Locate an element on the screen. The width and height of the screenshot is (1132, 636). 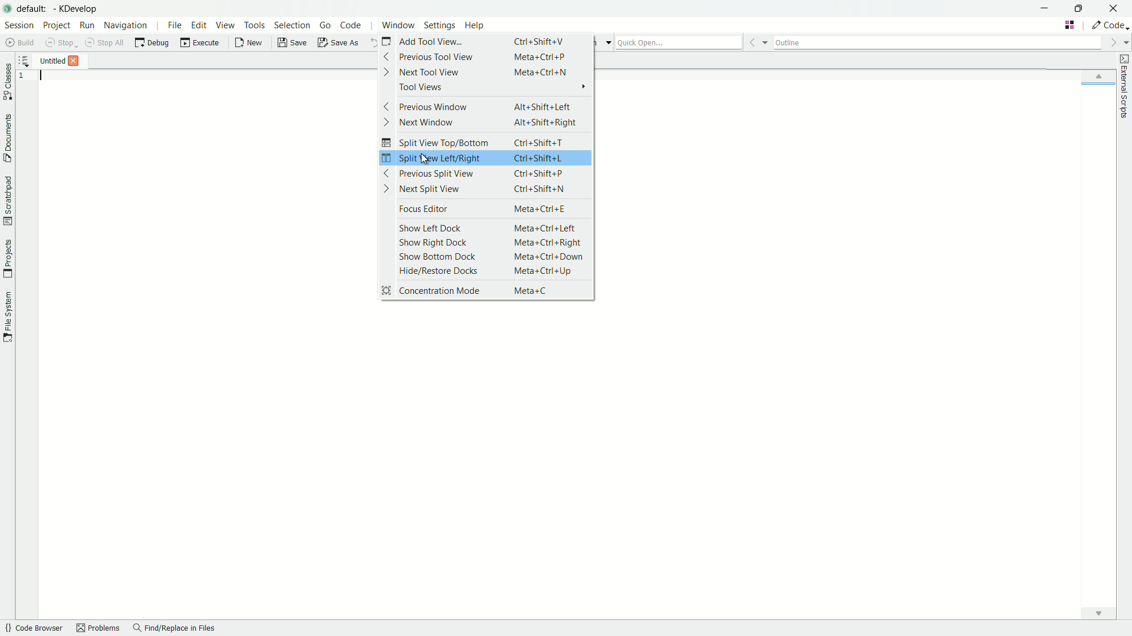
typing cursor is located at coordinates (46, 81).